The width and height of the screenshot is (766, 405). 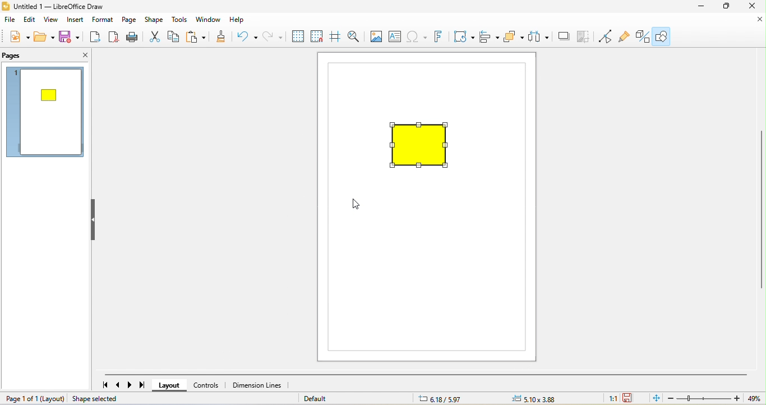 What do you see at coordinates (441, 38) in the screenshot?
I see `fontwork text` at bounding box center [441, 38].